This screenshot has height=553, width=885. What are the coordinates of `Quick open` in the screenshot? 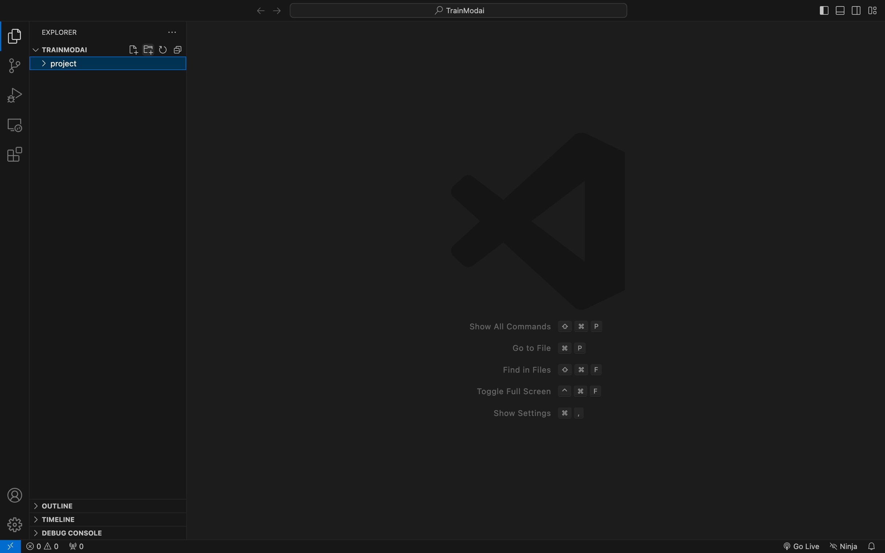 It's located at (460, 11).